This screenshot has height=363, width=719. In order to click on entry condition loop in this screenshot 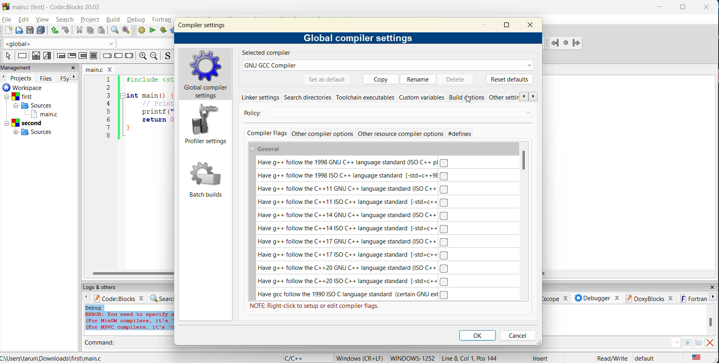, I will do `click(60, 56)`.